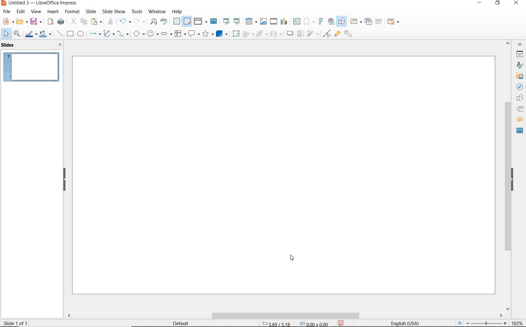 The image size is (526, 327). Describe the element at coordinates (519, 45) in the screenshot. I see `SIDEBAR SETTINGS` at that location.